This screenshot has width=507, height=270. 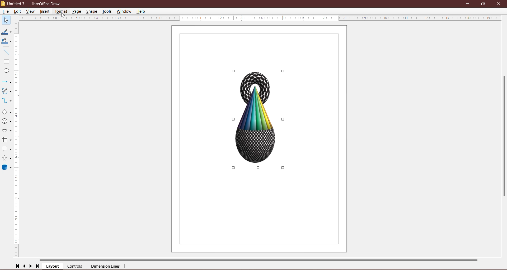 What do you see at coordinates (25, 266) in the screenshot?
I see `Scroll to previous page` at bounding box center [25, 266].